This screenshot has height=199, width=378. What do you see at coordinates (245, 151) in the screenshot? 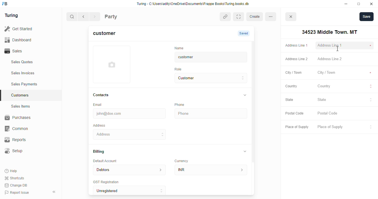
I see `collapse` at bounding box center [245, 151].